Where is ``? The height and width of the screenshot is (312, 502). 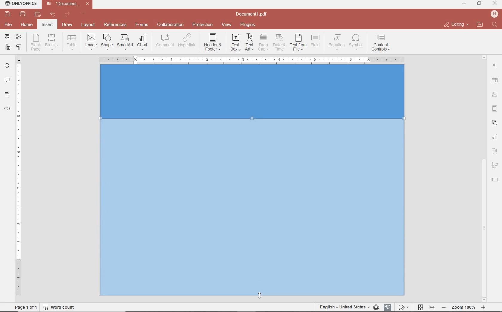  is located at coordinates (252, 92).